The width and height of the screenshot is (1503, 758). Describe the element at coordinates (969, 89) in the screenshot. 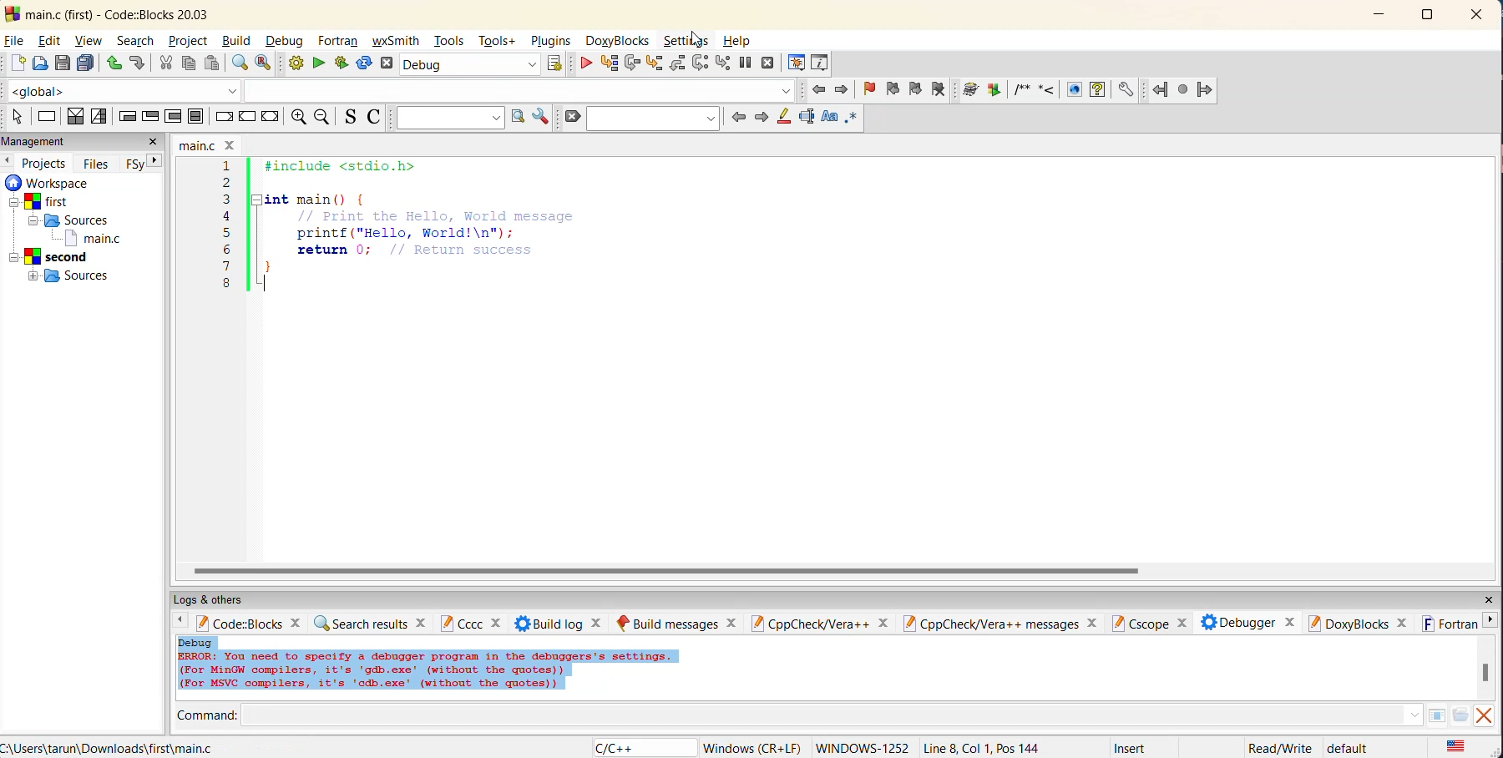

I see `Run doxywizard` at that location.